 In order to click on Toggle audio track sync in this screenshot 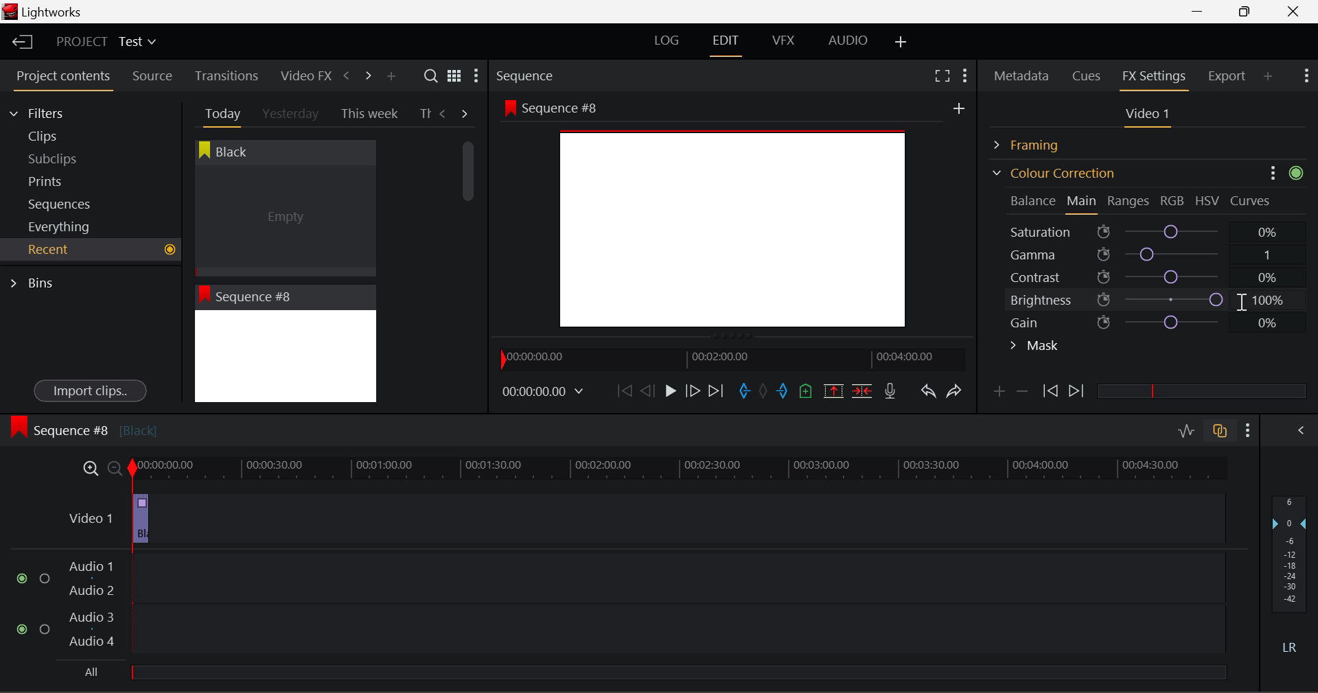, I will do `click(1221, 430)`.